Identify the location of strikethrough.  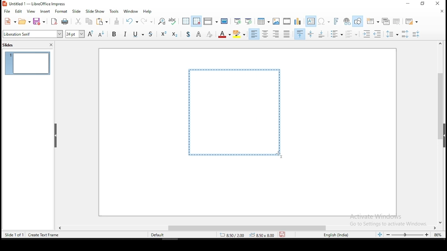
(147, 35).